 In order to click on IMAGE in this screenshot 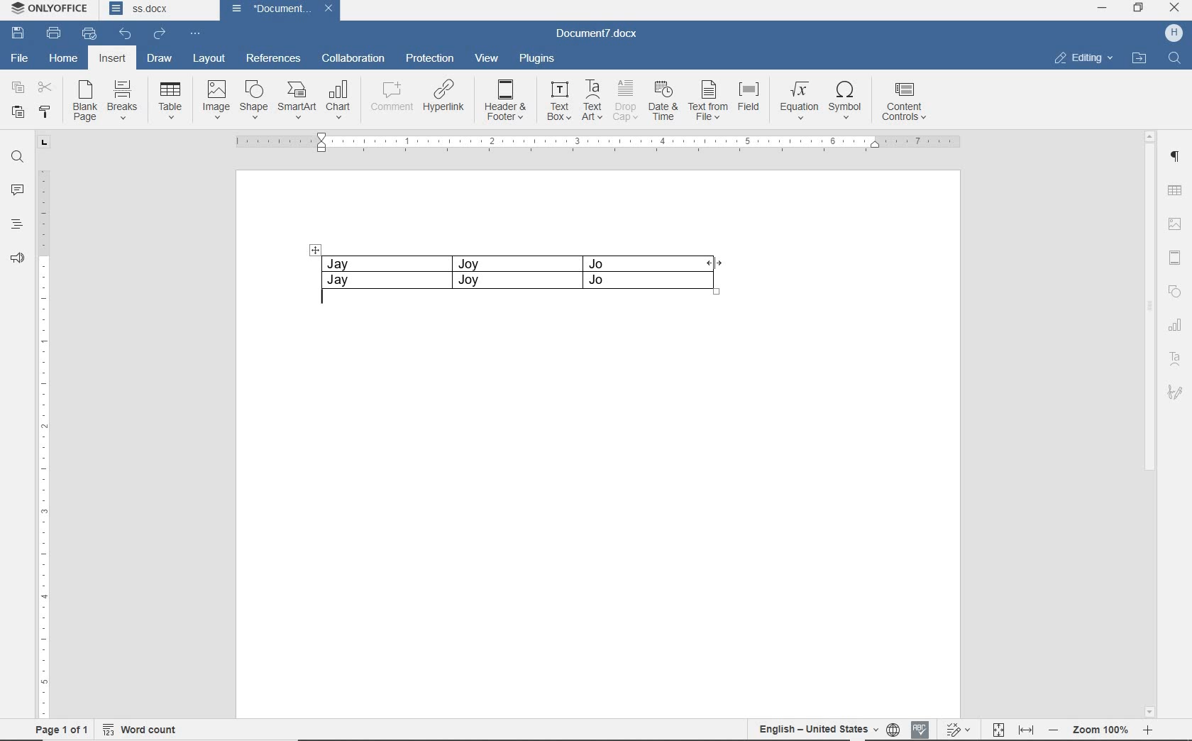, I will do `click(1175, 226)`.